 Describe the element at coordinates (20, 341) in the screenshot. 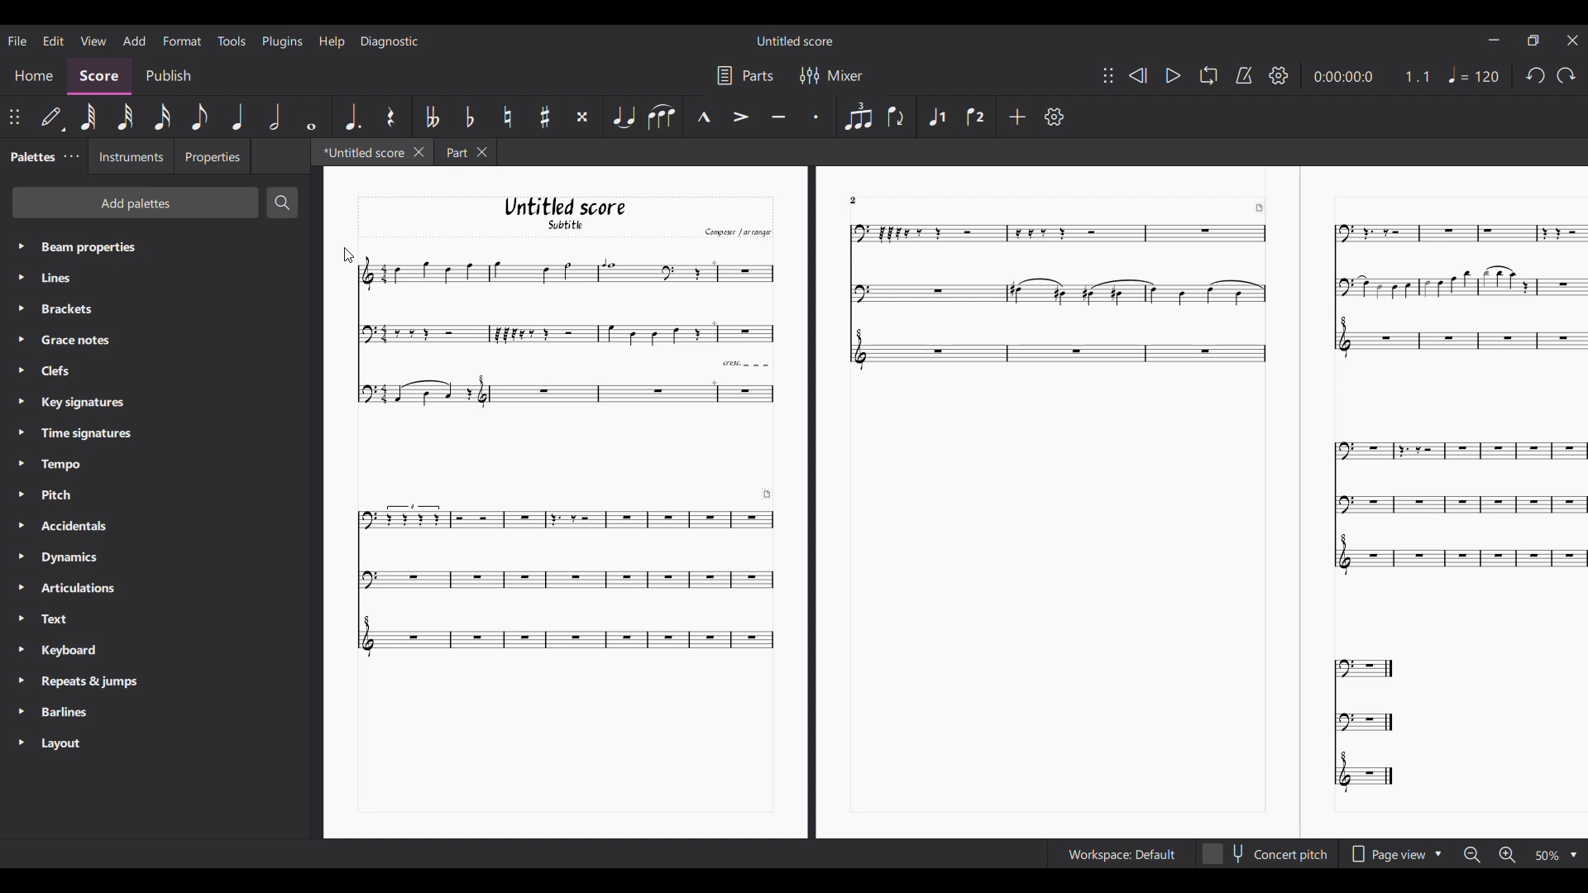

I see `` at that location.